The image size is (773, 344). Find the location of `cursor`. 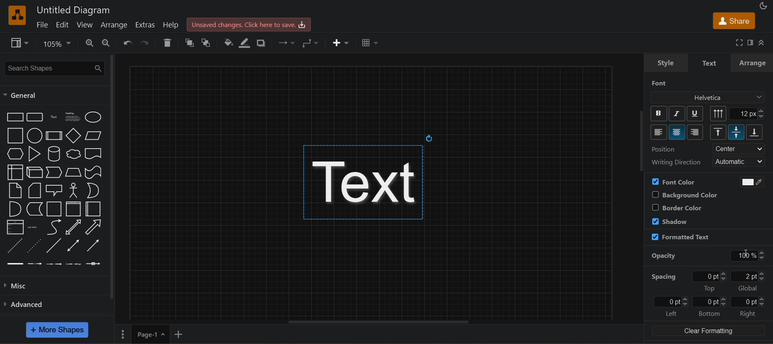

cursor is located at coordinates (745, 253).